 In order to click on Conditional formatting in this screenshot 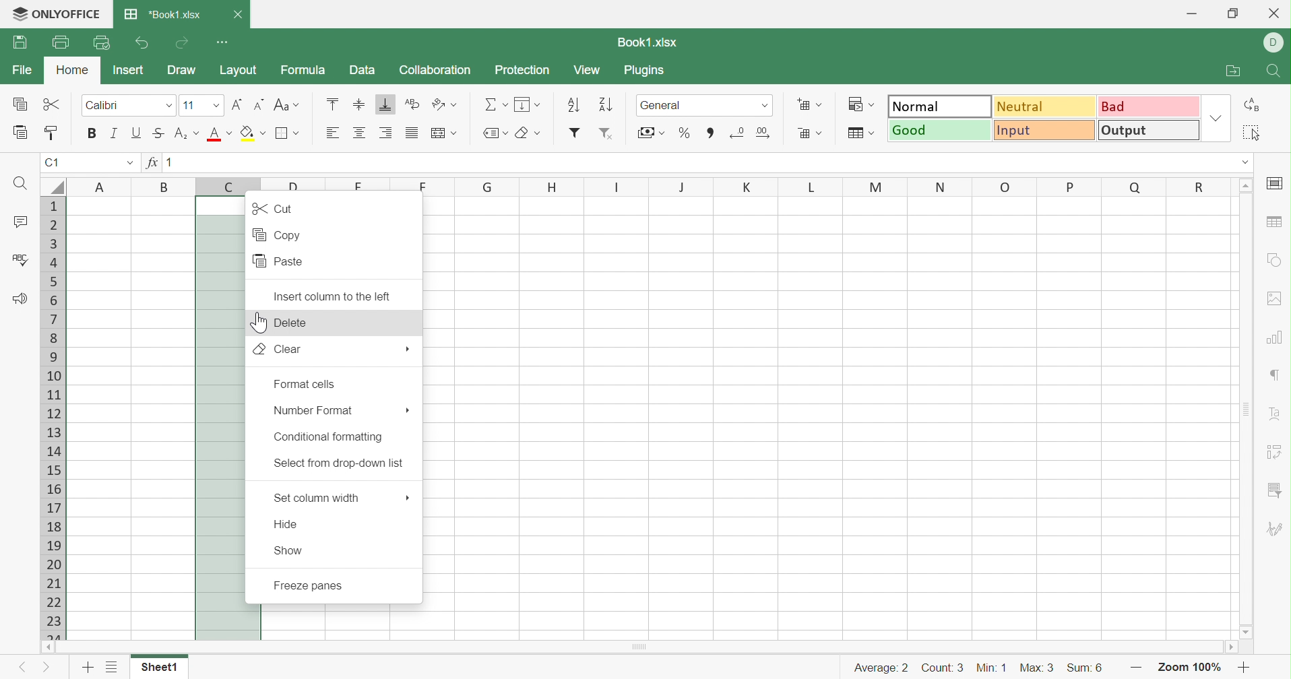, I will do `click(327, 437)`.